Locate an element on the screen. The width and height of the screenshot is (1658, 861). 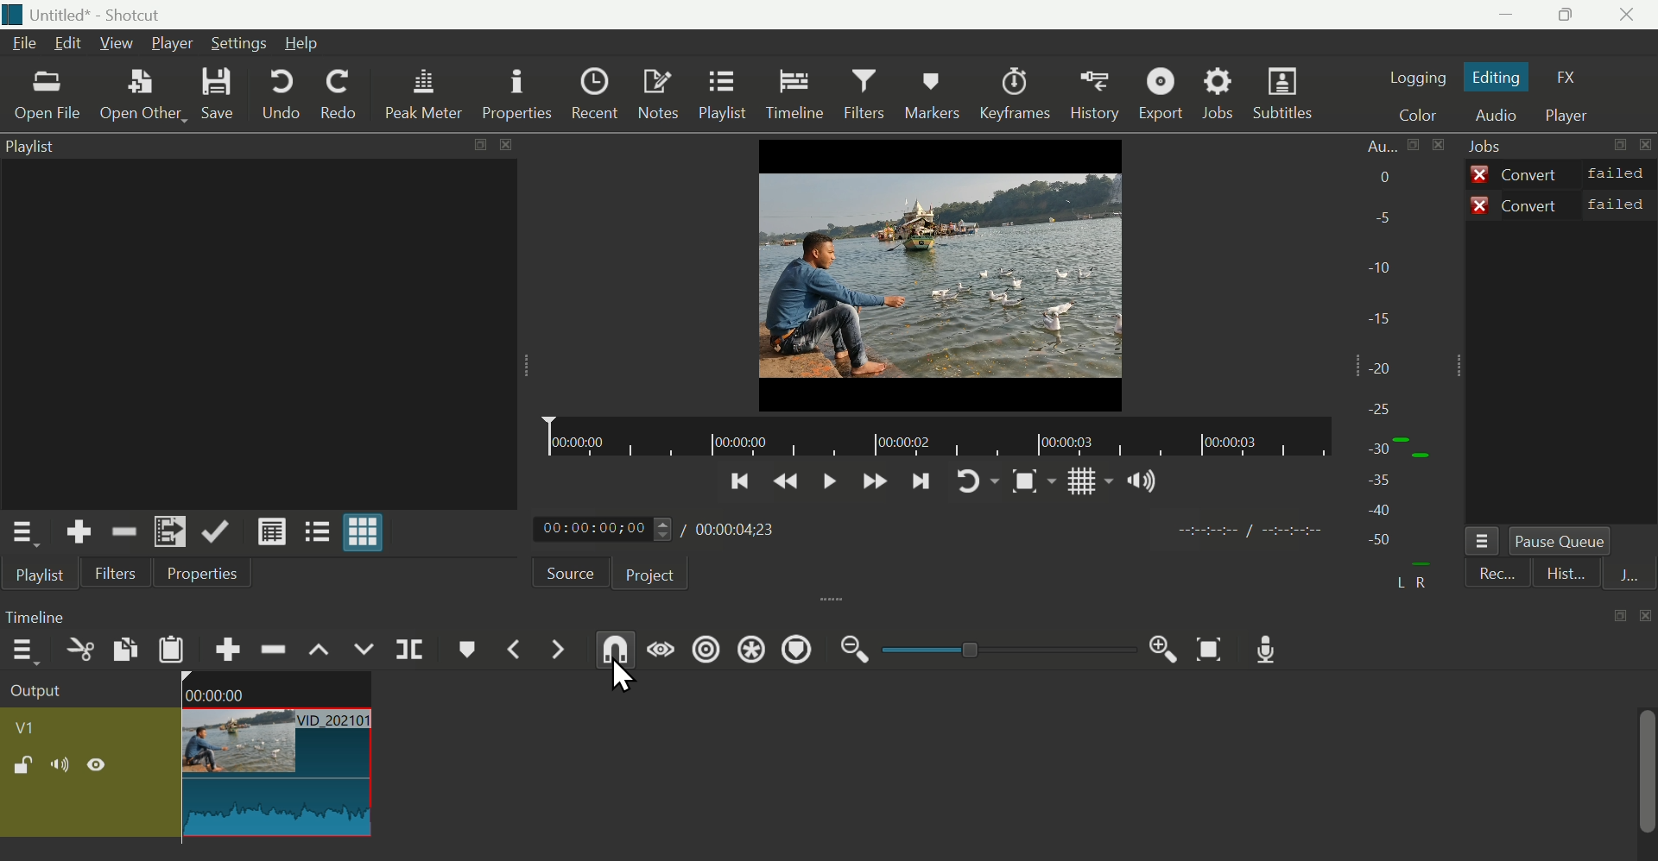
Paste is located at coordinates (174, 652).